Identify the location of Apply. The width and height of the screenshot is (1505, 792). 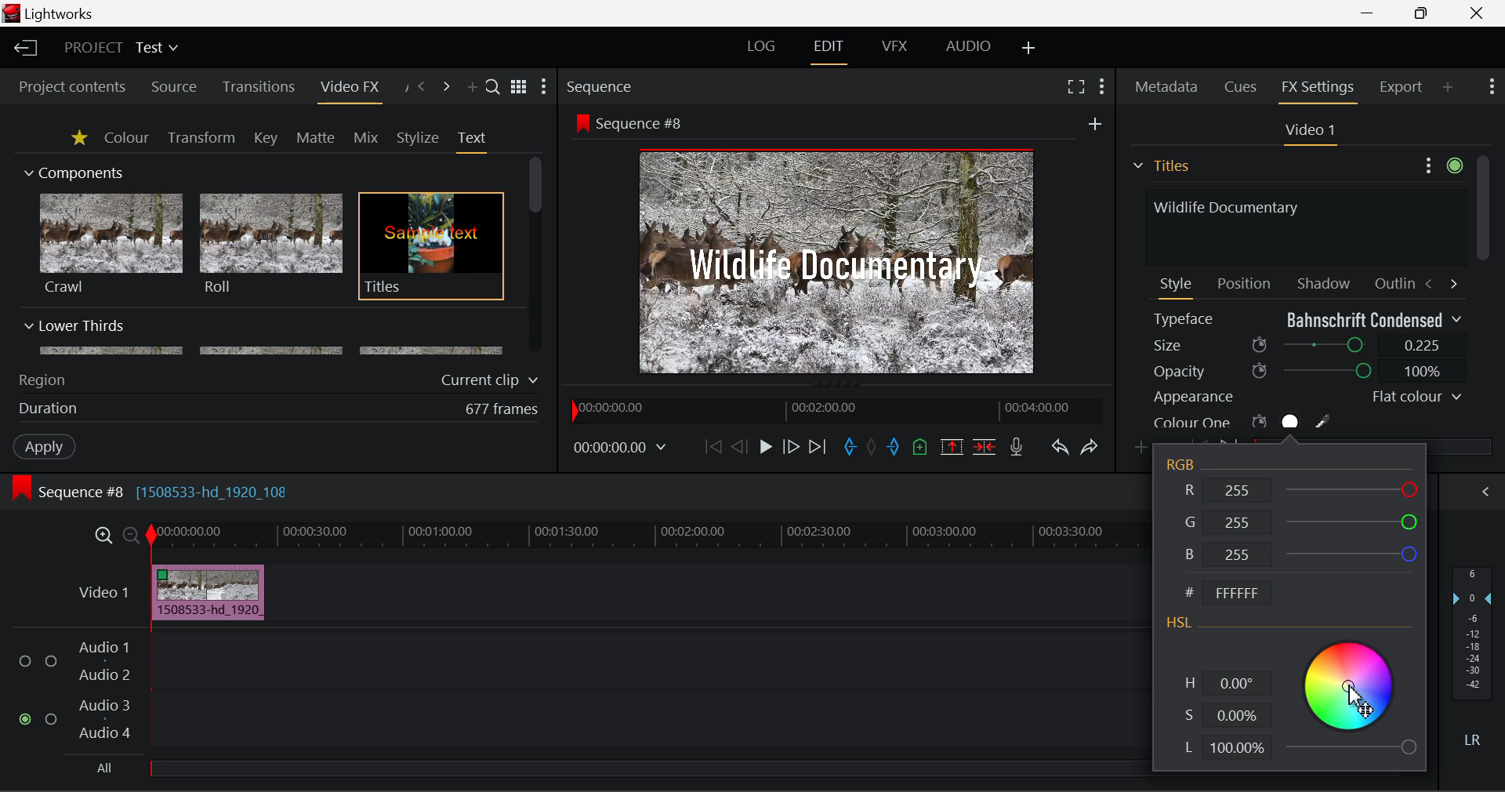
(46, 445).